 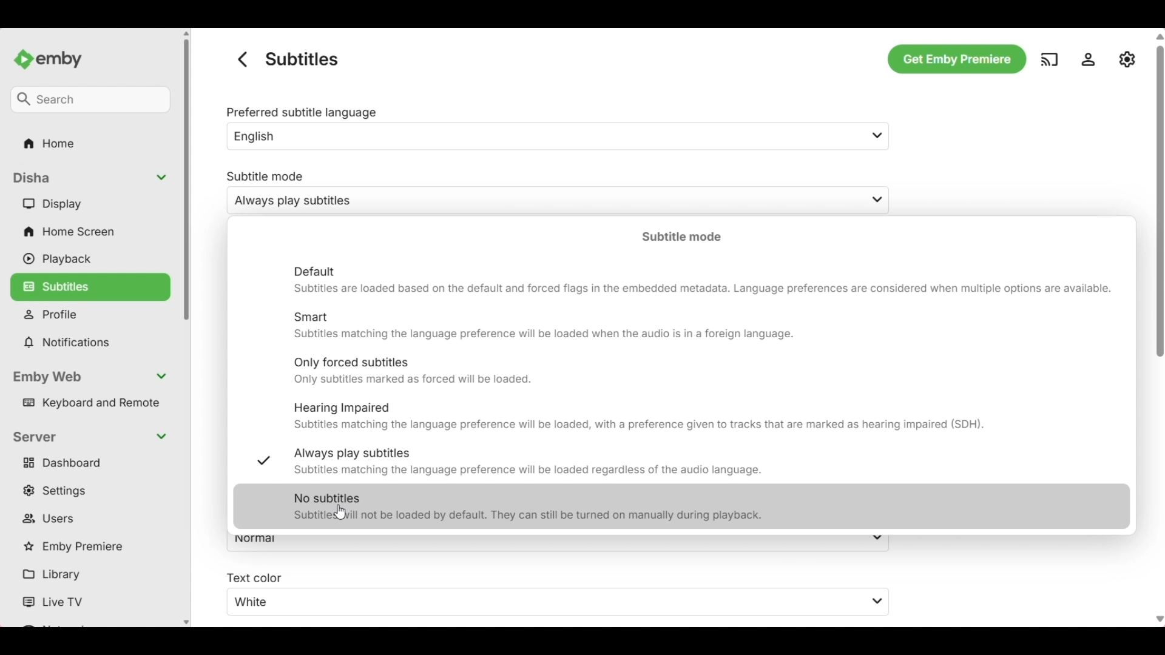 I want to click on Set subtitle mode, so click(x=543, y=193).